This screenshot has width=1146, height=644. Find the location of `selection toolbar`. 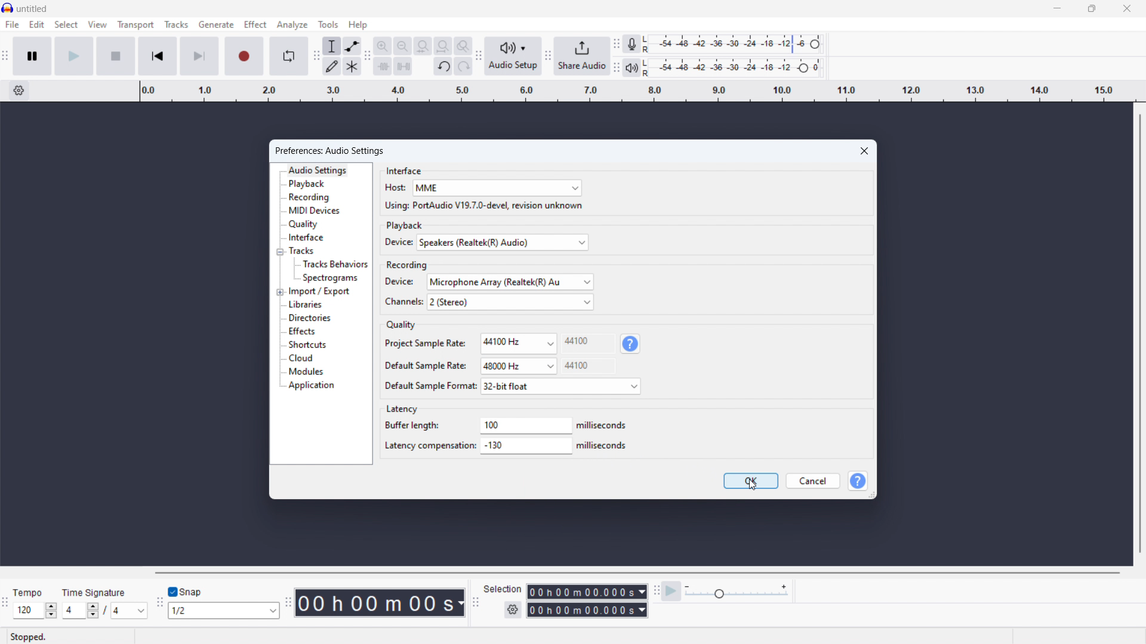

selection toolbar is located at coordinates (476, 603).